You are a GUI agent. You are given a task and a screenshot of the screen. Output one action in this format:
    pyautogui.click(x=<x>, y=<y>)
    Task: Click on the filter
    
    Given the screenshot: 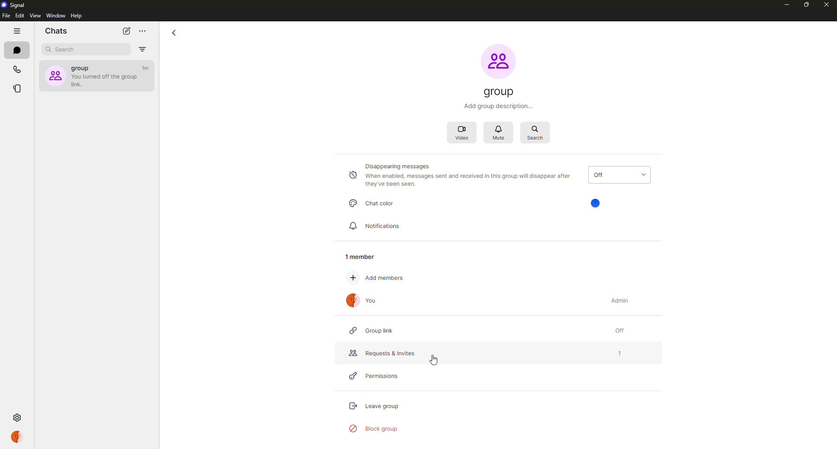 What is the action you would take?
    pyautogui.click(x=143, y=49)
    